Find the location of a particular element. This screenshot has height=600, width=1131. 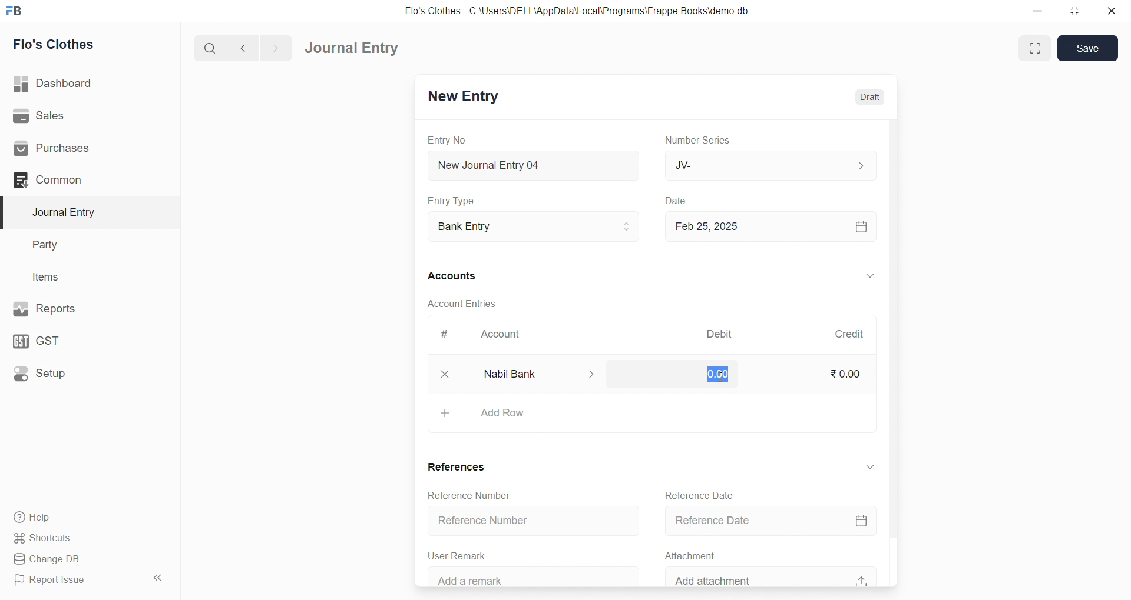

Credit is located at coordinates (849, 334).